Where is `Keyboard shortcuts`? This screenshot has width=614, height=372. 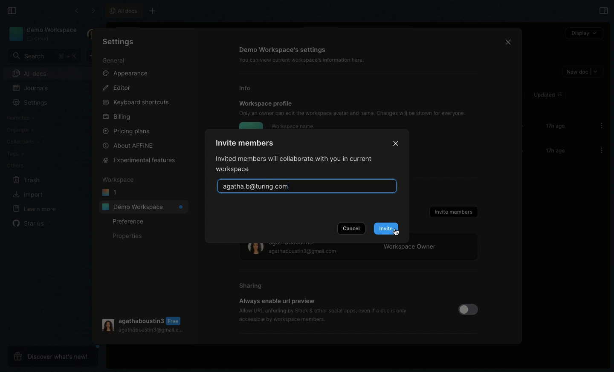 Keyboard shortcuts is located at coordinates (136, 101).